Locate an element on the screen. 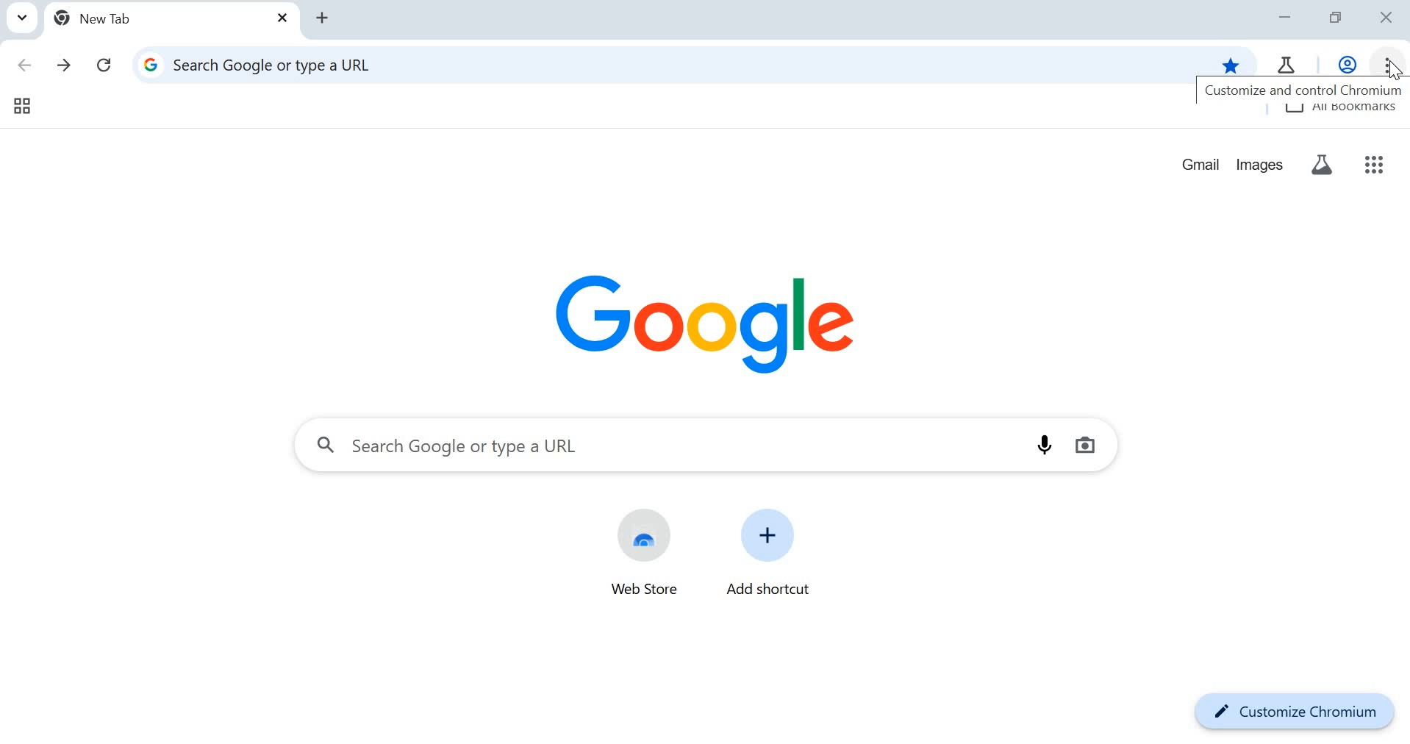  all bookmarks is located at coordinates (1341, 109).